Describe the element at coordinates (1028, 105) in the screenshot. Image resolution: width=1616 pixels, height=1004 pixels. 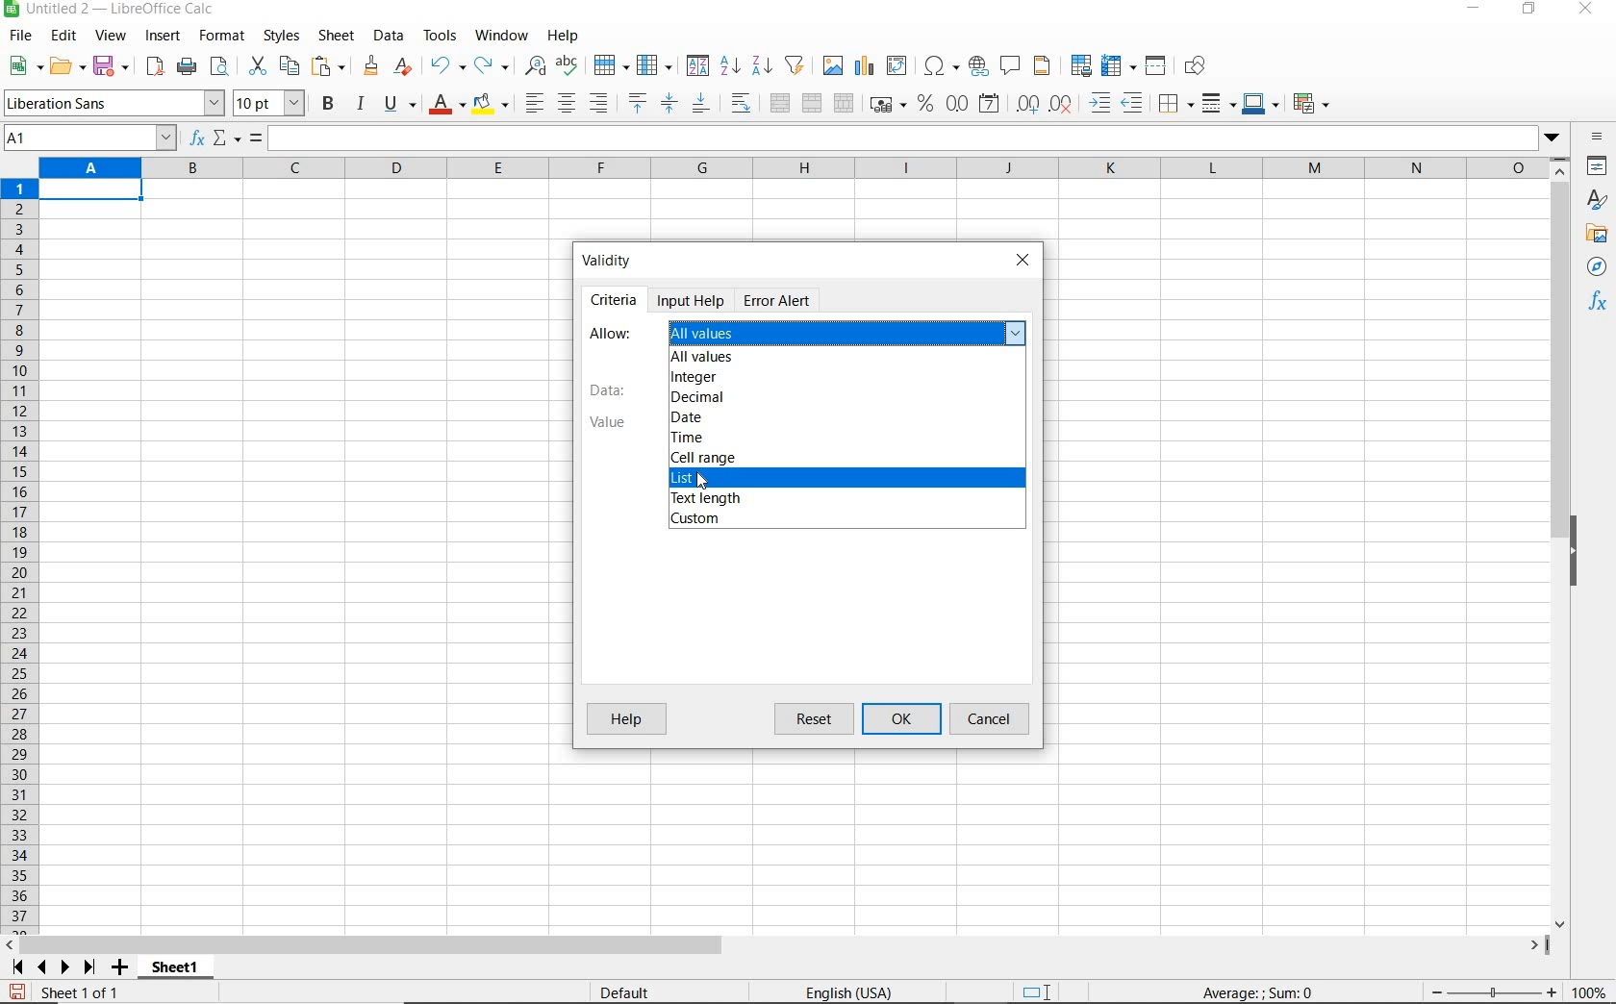
I see `add decimal place` at that location.